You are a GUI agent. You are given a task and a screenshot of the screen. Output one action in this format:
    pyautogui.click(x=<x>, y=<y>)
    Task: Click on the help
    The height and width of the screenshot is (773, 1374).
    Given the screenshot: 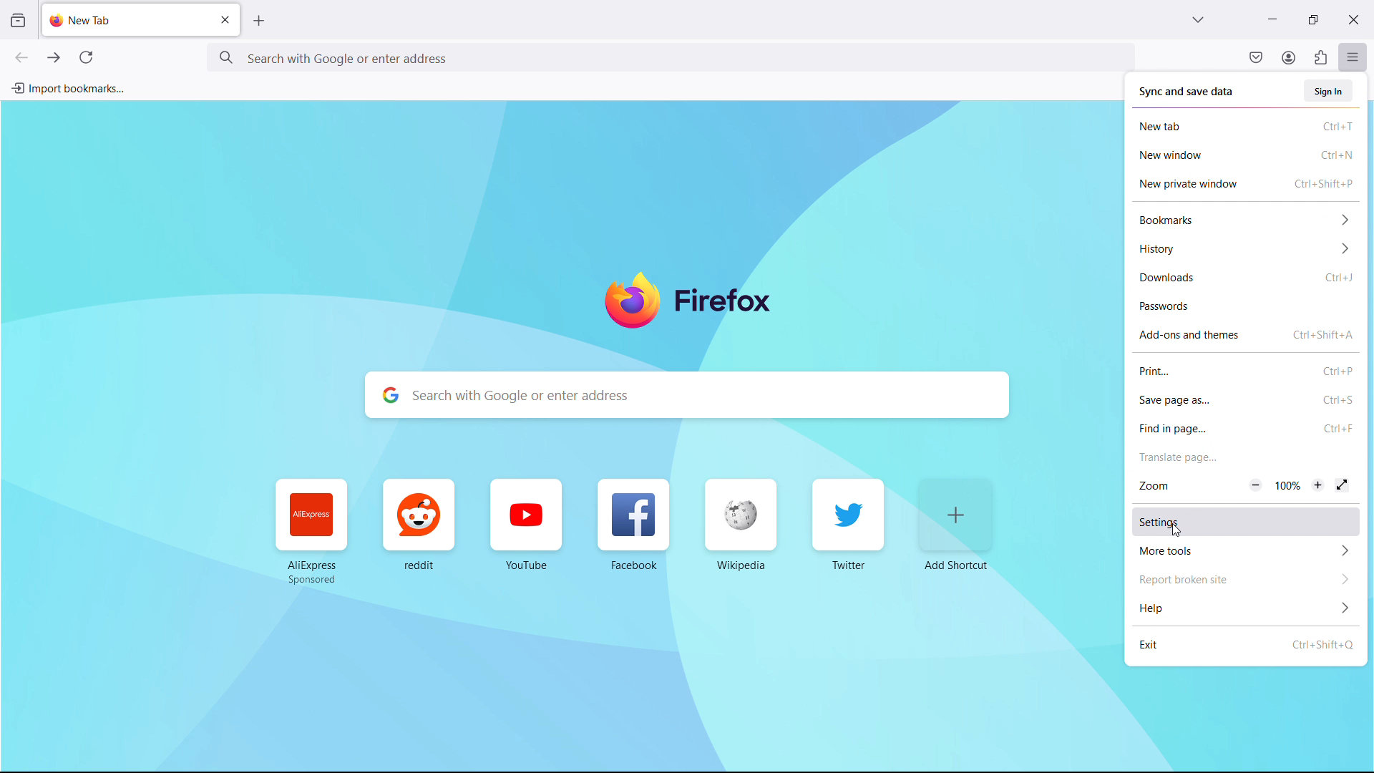 What is the action you would take?
    pyautogui.click(x=1246, y=607)
    